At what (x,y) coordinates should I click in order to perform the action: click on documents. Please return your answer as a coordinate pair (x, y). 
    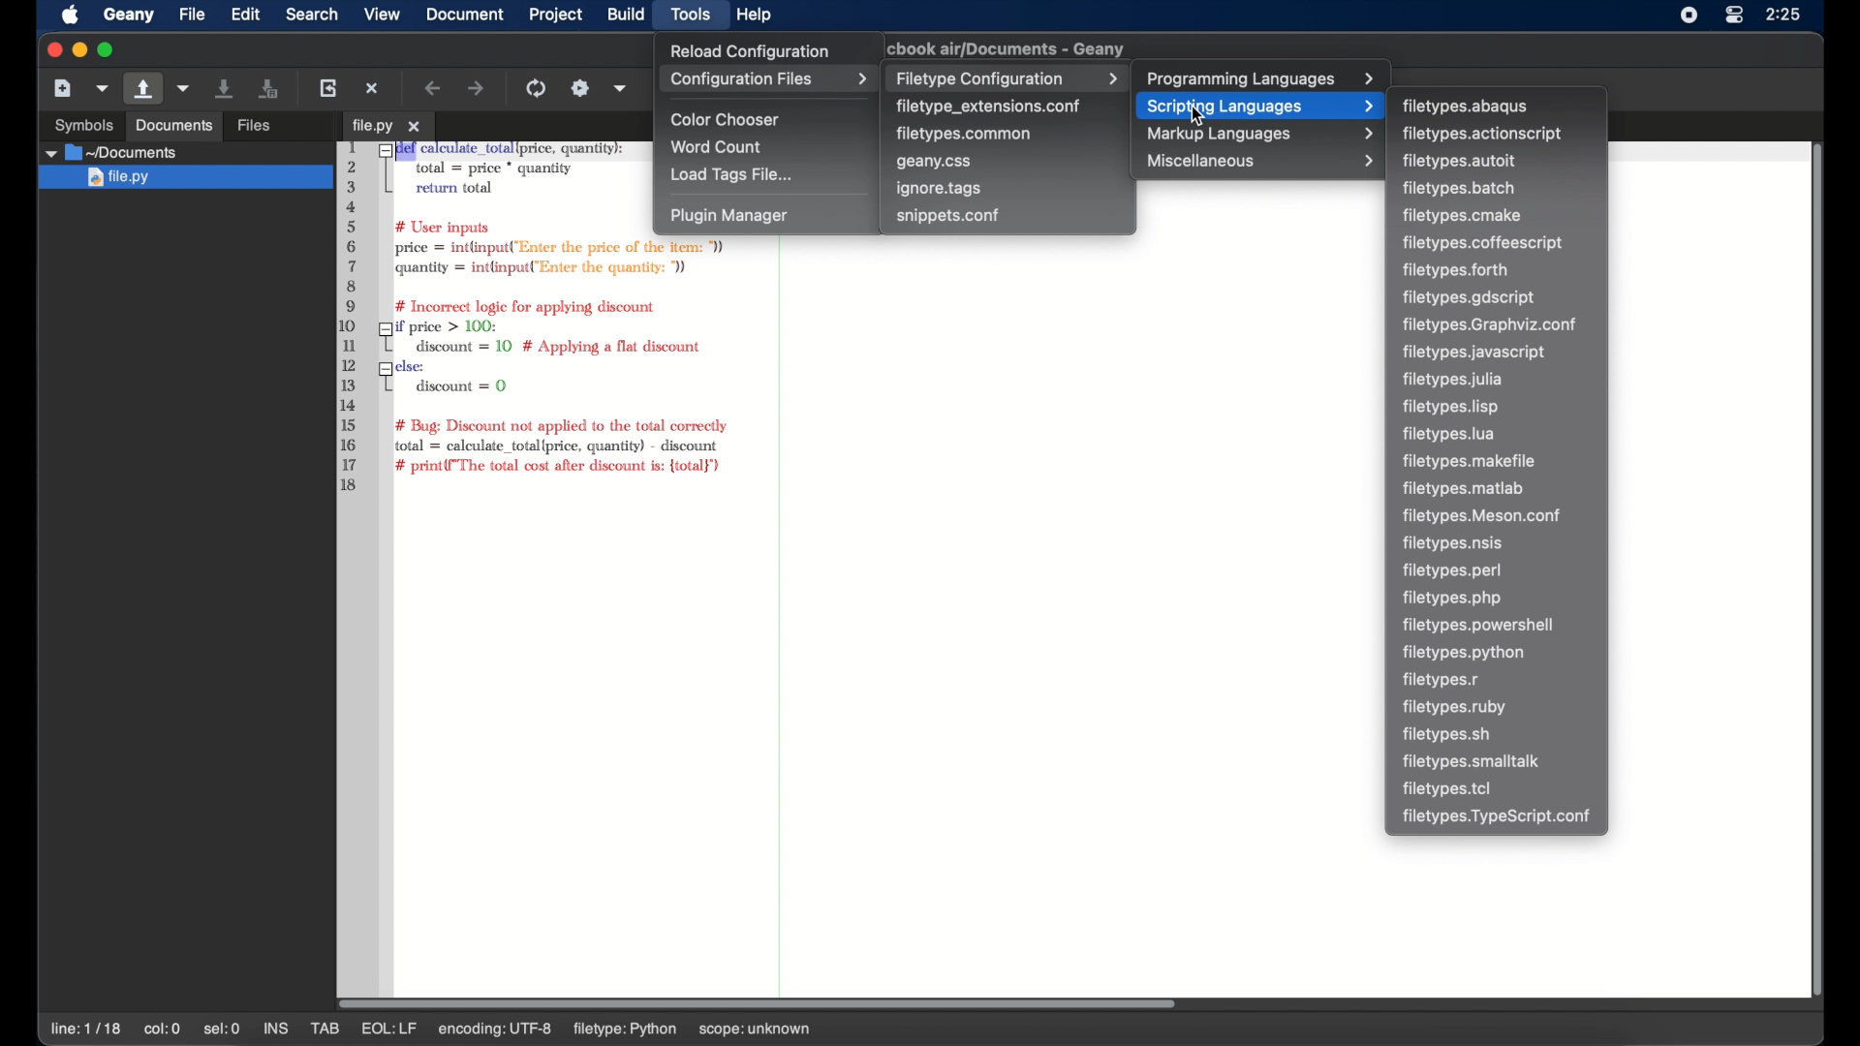
    Looking at the image, I should click on (111, 152).